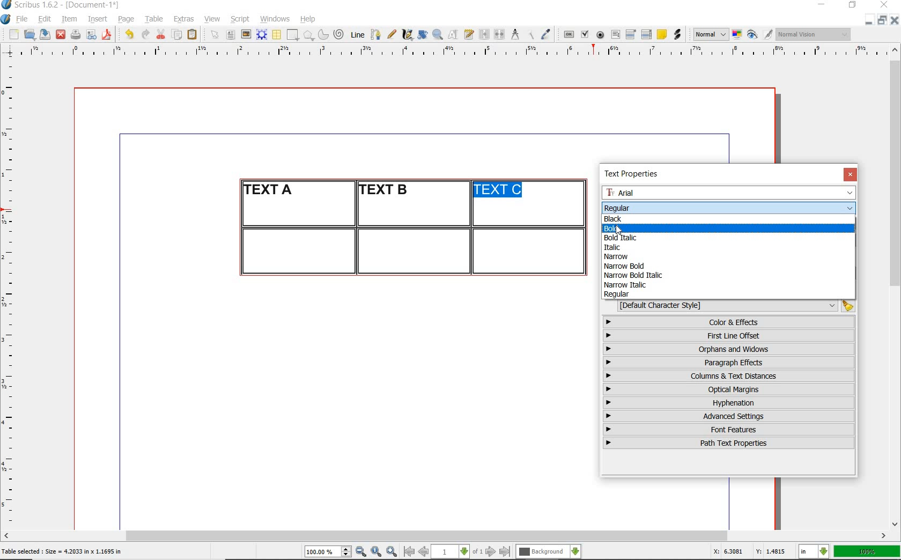  I want to click on line, so click(356, 34).